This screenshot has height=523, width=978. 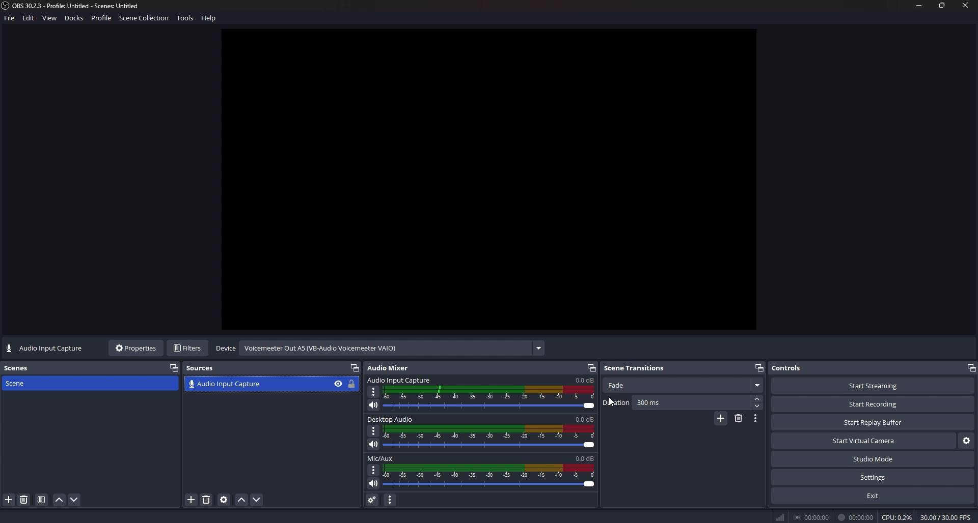 What do you see at coordinates (24, 500) in the screenshot?
I see `remove scene` at bounding box center [24, 500].